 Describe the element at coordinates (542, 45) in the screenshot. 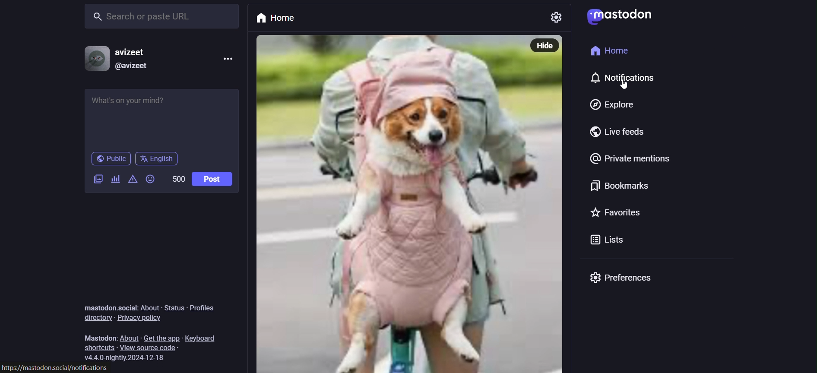

I see `hide` at that location.